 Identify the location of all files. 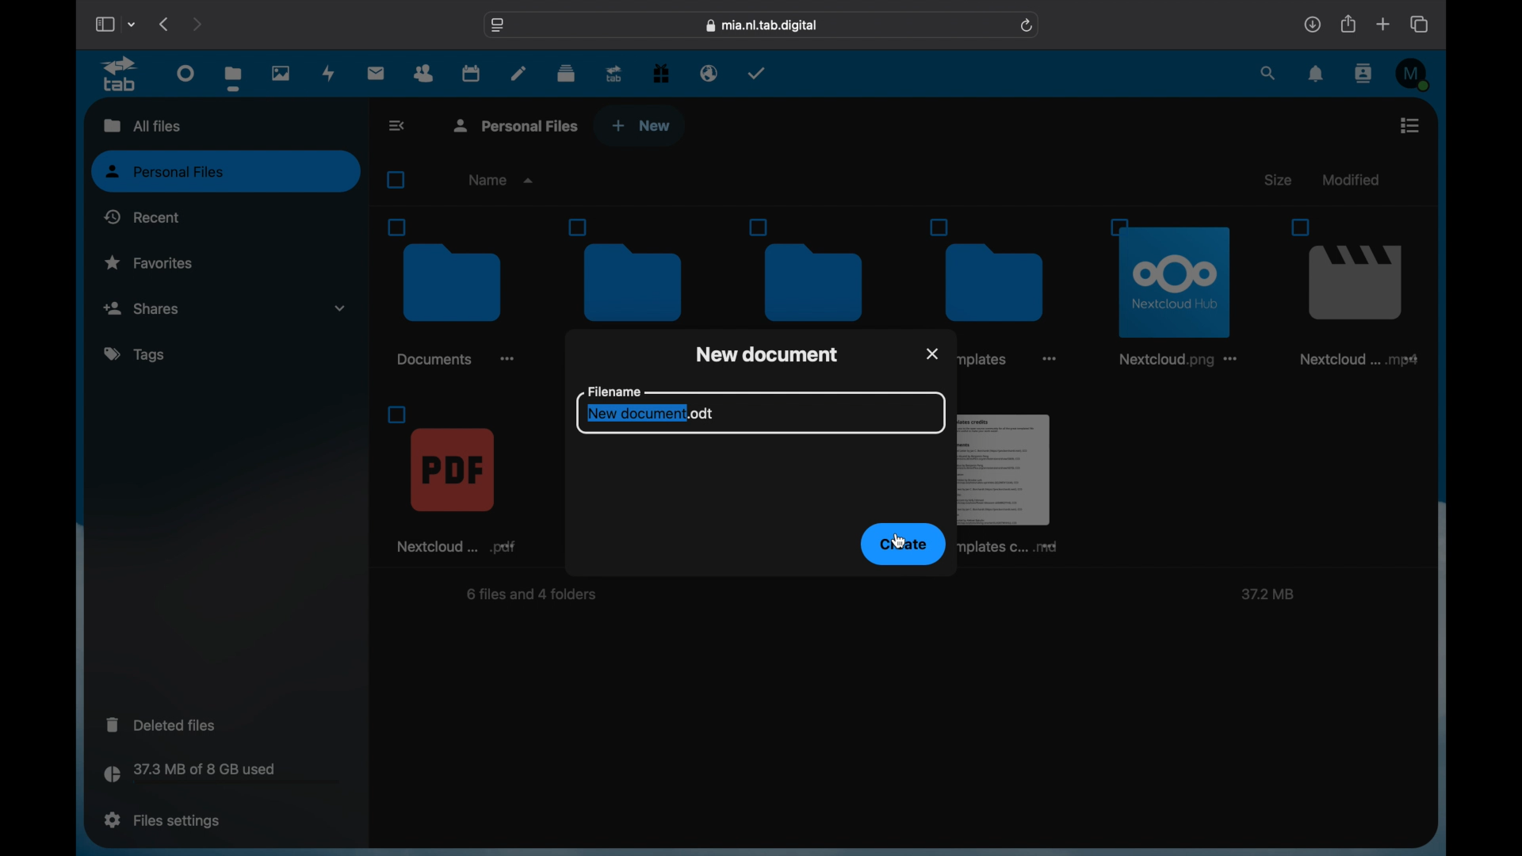
(140, 124).